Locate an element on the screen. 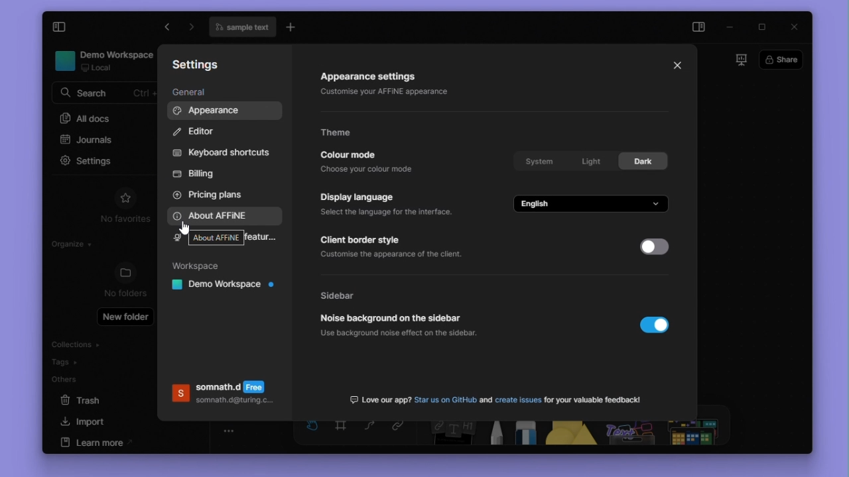 This screenshot has height=477, width=849. go forward is located at coordinates (190, 28).